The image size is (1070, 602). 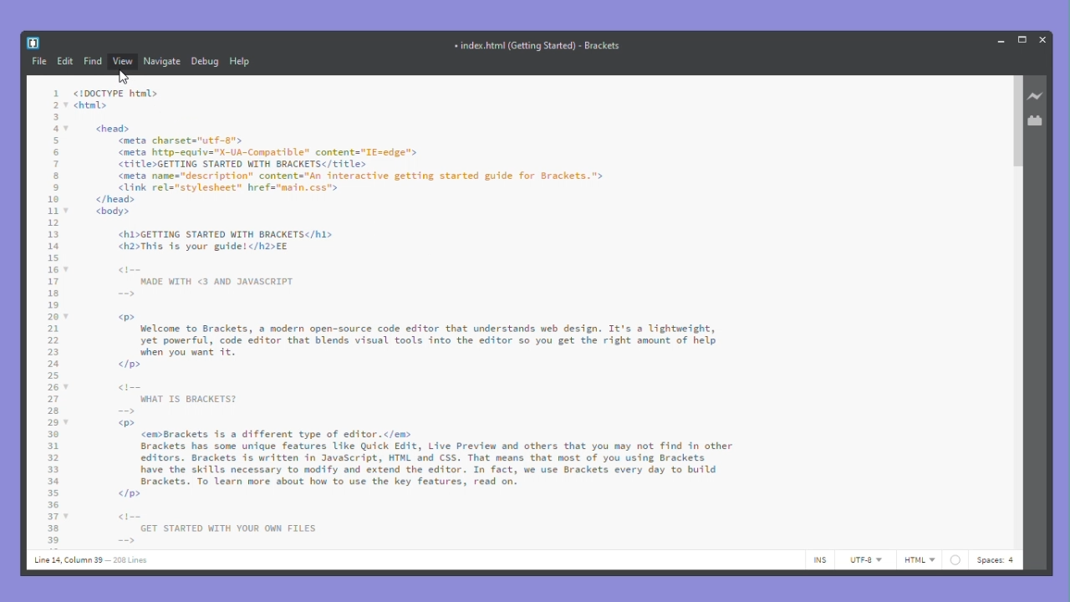 I want to click on 15, so click(x=53, y=258).